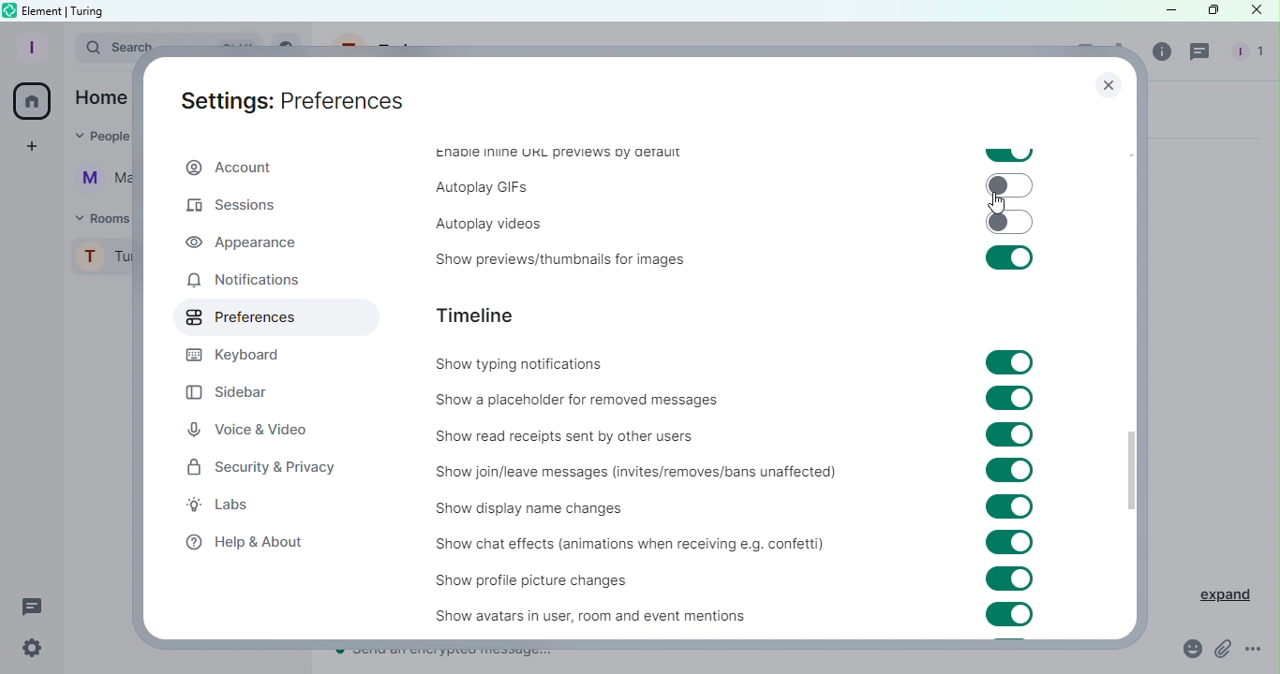  What do you see at coordinates (996, 201) in the screenshot?
I see `Cursor` at bounding box center [996, 201].